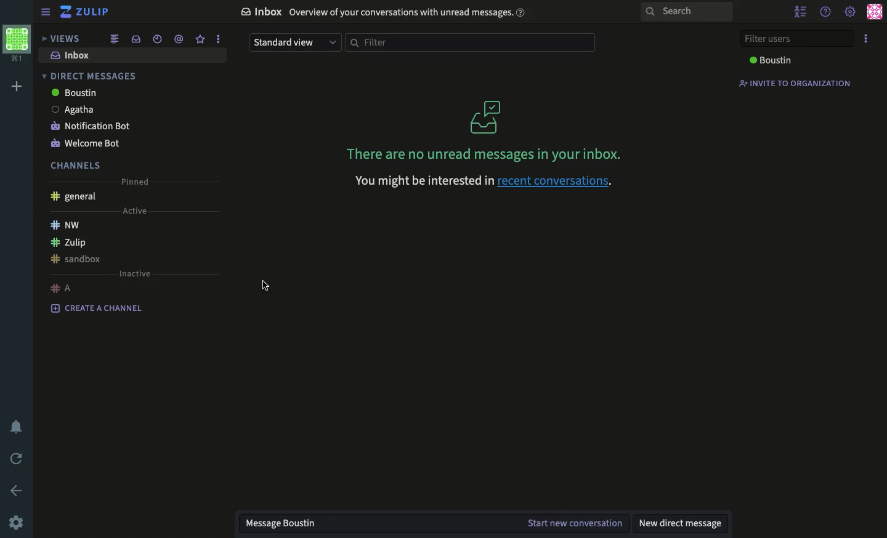 Image resolution: width=887 pixels, height=538 pixels. What do you see at coordinates (62, 288) in the screenshot?
I see `a` at bounding box center [62, 288].